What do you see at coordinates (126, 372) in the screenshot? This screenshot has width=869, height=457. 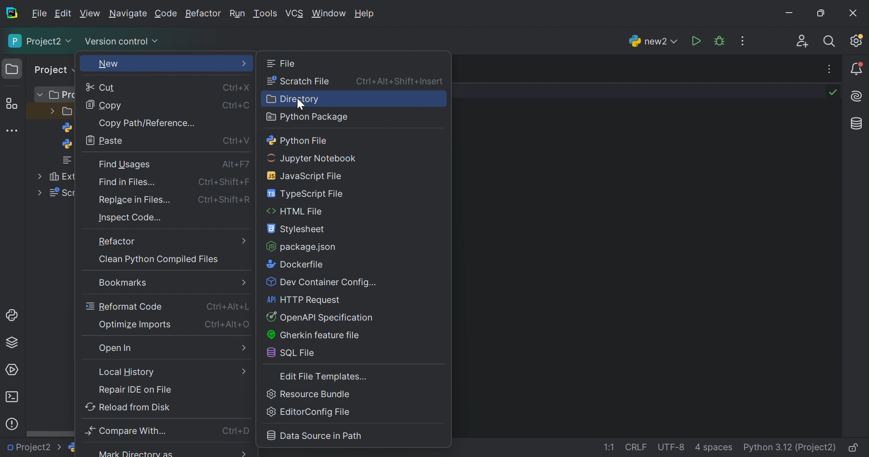 I see `Local History` at bounding box center [126, 372].